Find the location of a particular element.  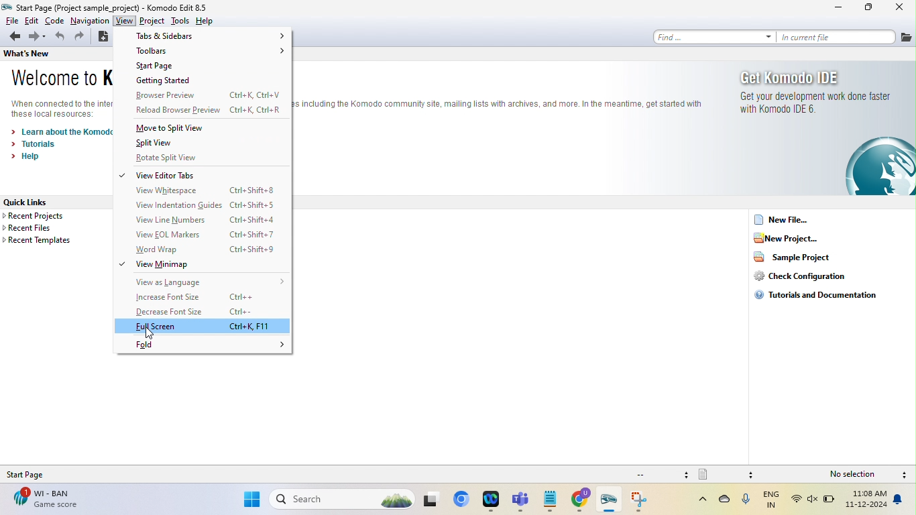

apps on taskbar is located at coordinates (612, 502).